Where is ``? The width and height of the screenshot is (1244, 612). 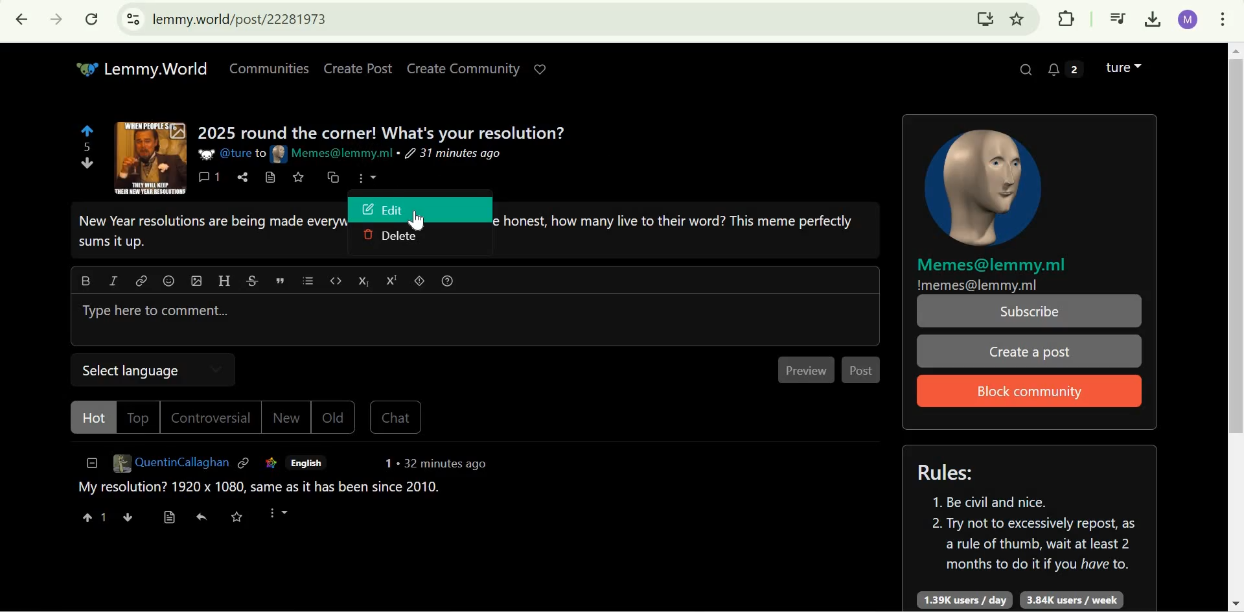  is located at coordinates (84, 67).